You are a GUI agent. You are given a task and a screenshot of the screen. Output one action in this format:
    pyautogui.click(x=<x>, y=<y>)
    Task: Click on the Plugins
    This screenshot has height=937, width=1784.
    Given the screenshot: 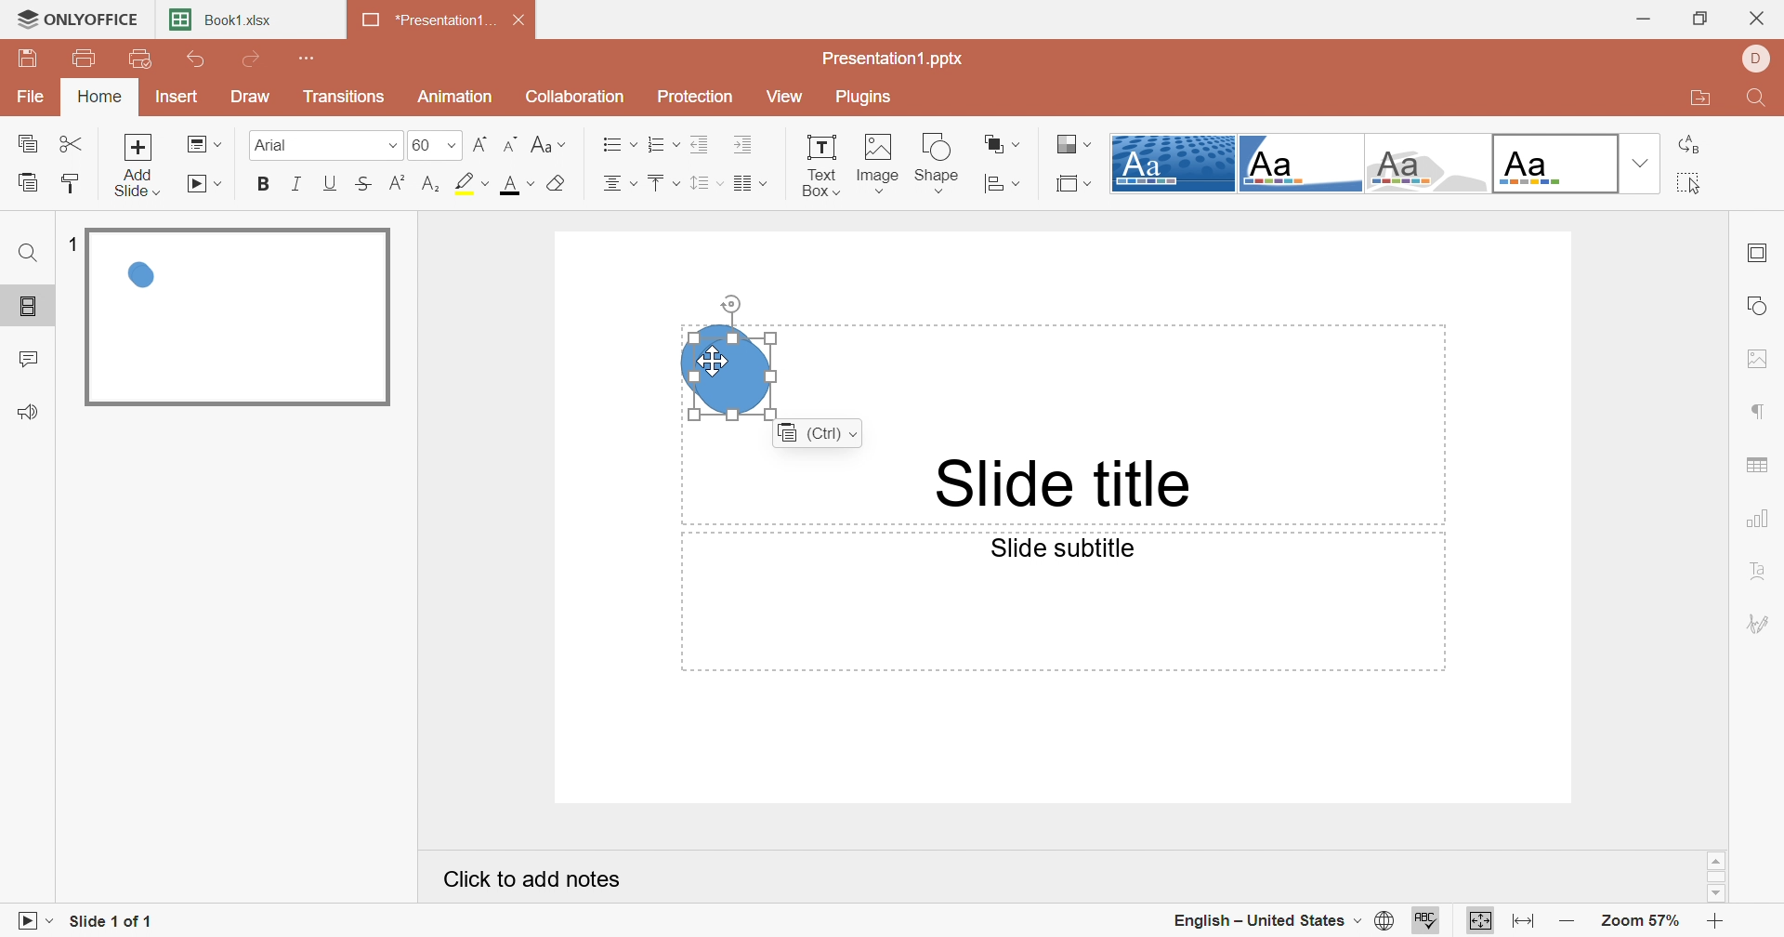 What is the action you would take?
    pyautogui.click(x=865, y=97)
    